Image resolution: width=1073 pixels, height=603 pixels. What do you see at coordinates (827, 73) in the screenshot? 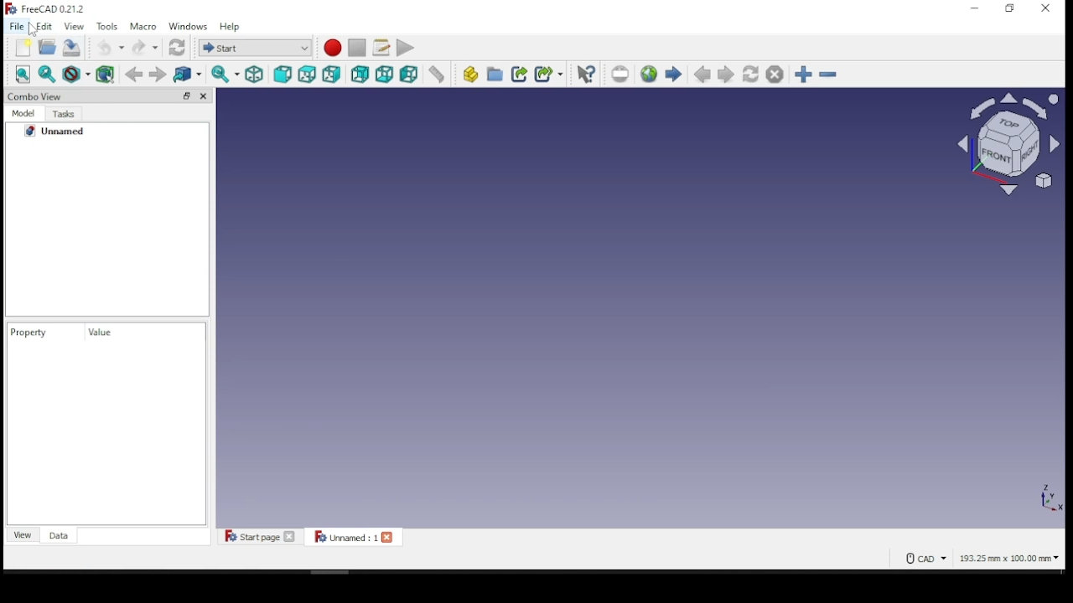
I see `zoom out` at bounding box center [827, 73].